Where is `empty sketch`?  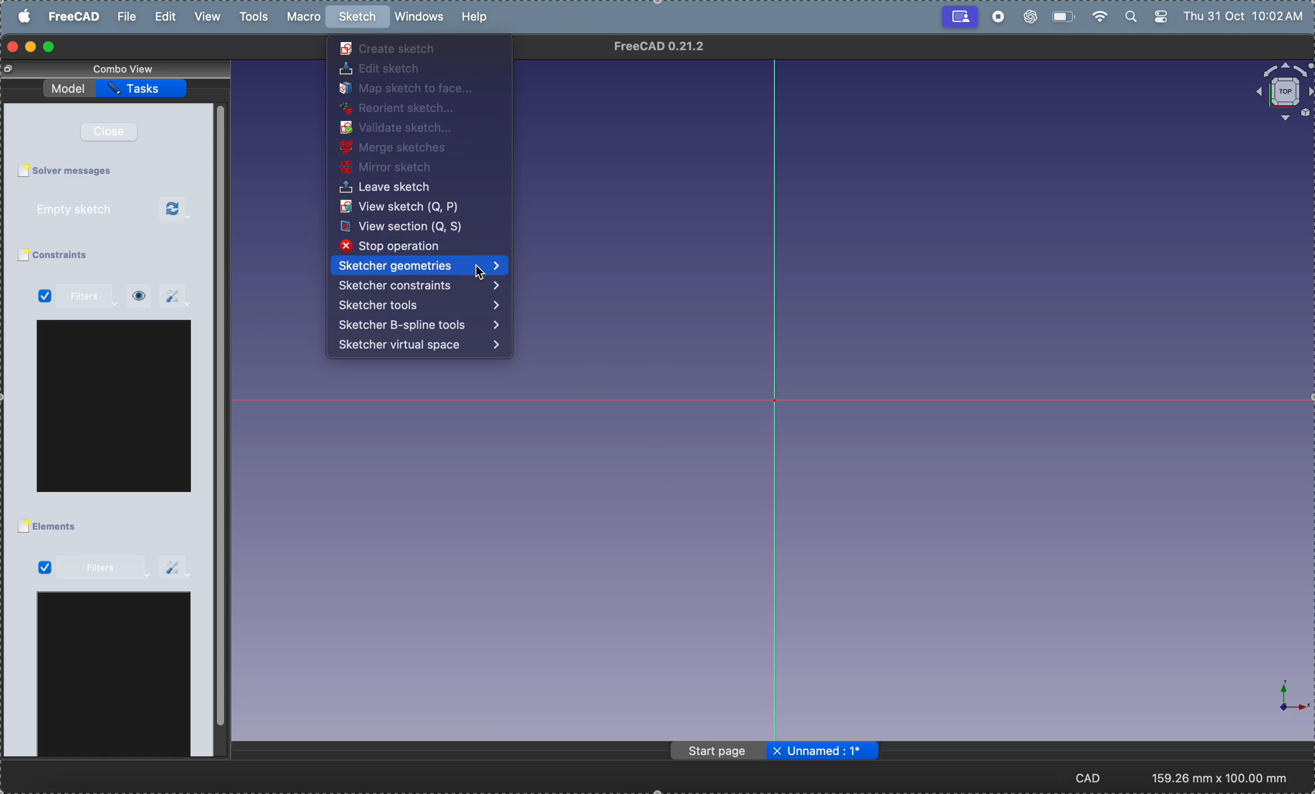
empty sketch is located at coordinates (88, 209).